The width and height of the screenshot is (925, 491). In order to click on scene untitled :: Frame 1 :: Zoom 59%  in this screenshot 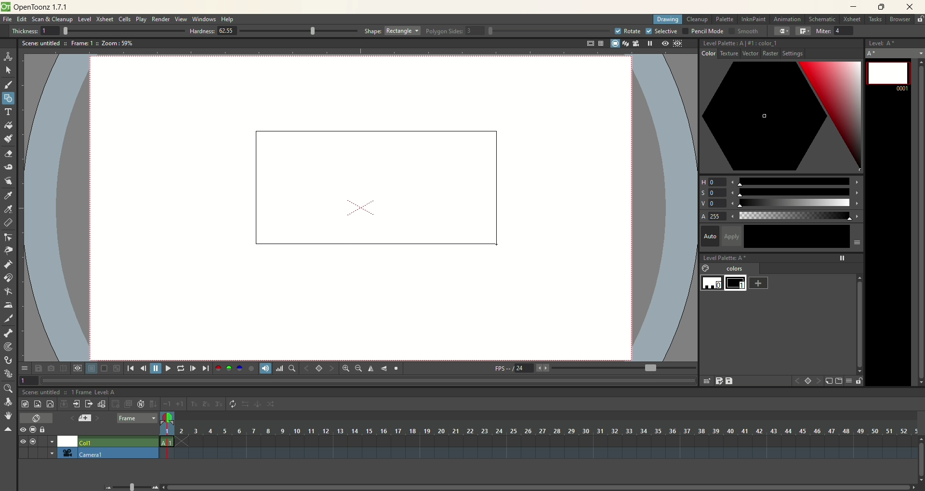, I will do `click(78, 45)`.